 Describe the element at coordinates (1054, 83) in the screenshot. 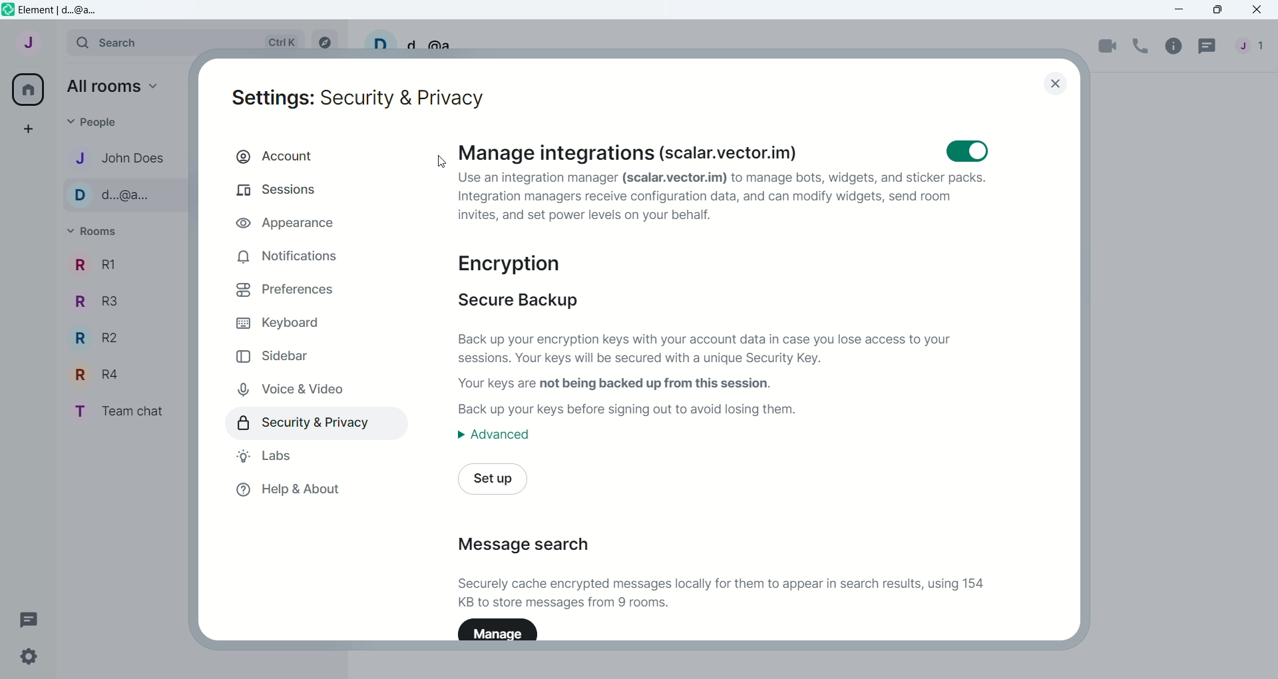

I see `close` at that location.